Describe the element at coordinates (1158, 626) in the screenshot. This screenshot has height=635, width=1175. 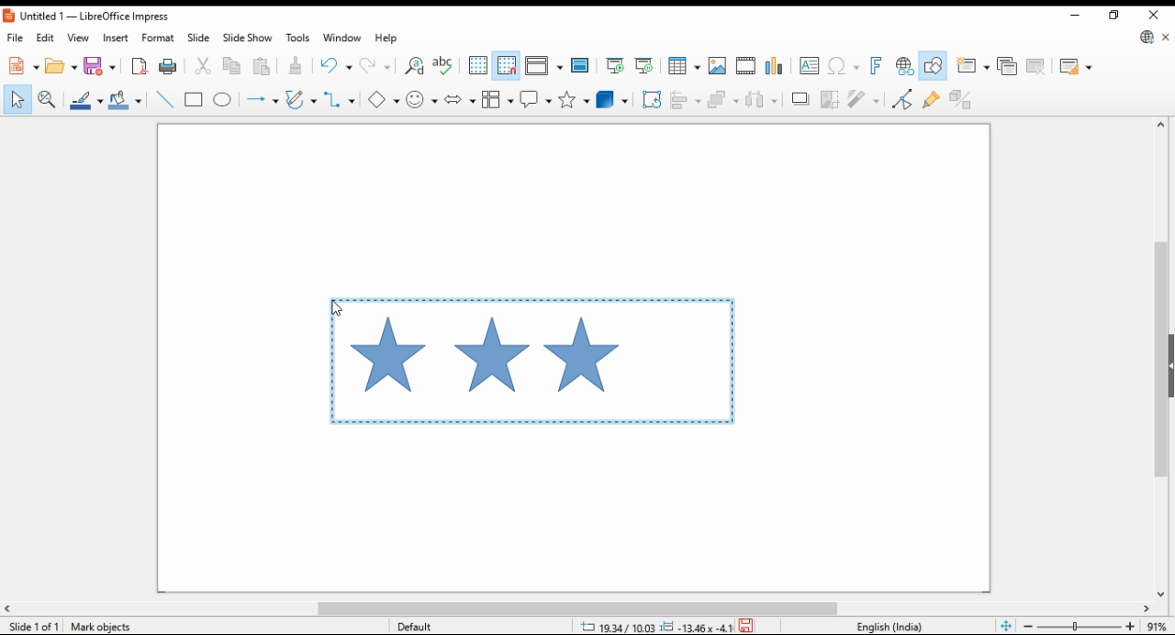
I see `zoom factor` at that location.